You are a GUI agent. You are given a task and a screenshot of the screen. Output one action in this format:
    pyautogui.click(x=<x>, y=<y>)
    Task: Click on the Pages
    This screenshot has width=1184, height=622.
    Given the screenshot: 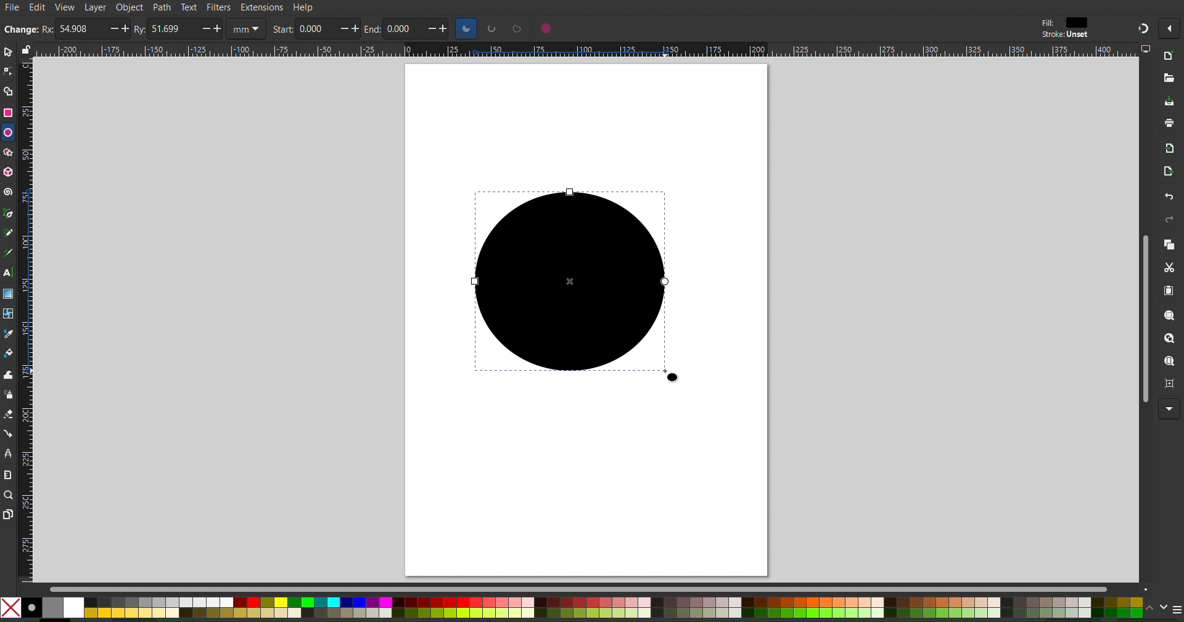 What is the action you would take?
    pyautogui.click(x=8, y=512)
    